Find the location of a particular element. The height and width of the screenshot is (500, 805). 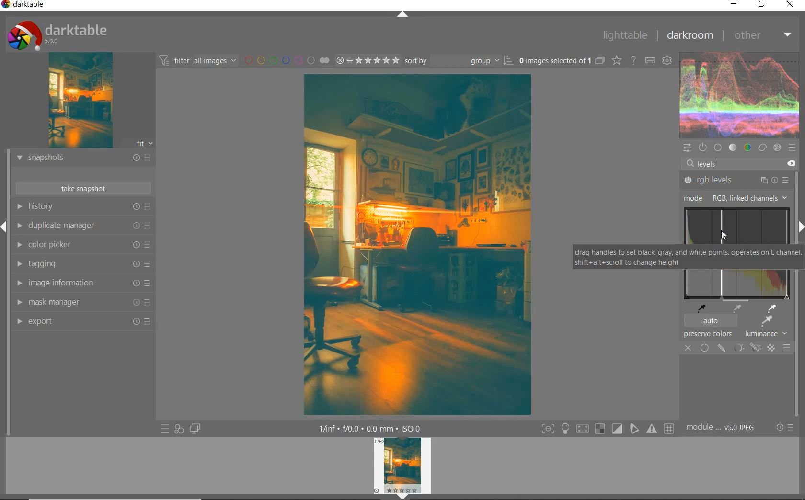

effect is located at coordinates (778, 148).